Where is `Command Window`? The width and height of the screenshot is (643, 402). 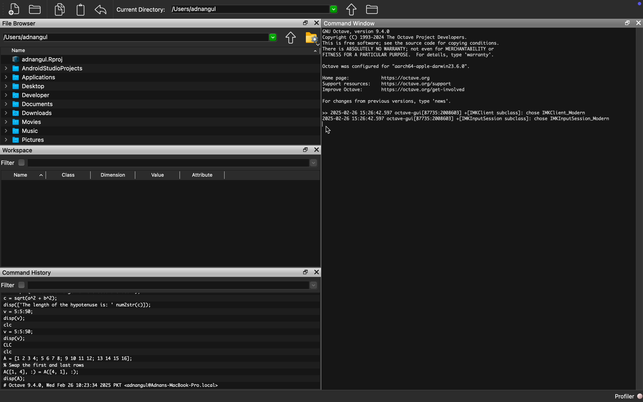 Command Window is located at coordinates (349, 23).